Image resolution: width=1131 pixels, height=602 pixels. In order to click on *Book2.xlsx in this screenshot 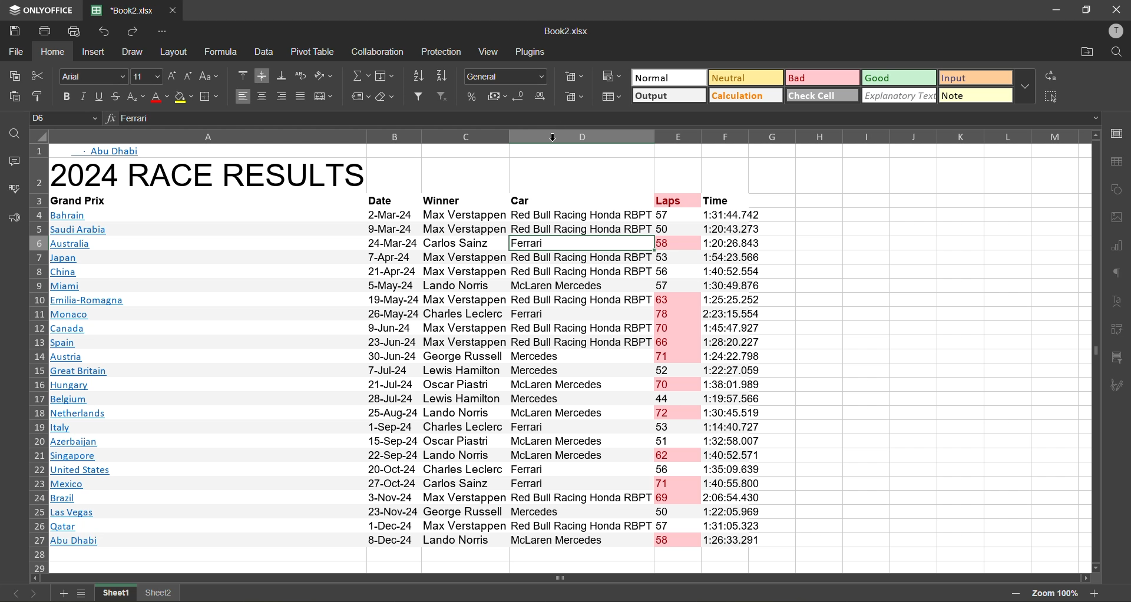, I will do `click(120, 9)`.